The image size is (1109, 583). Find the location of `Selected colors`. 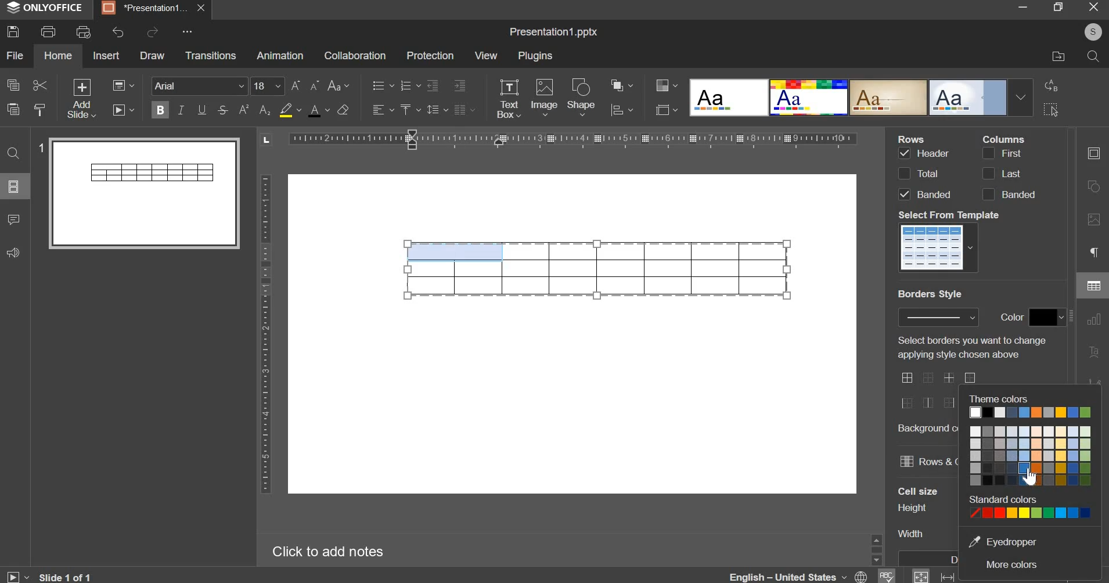

Selected colors is located at coordinates (1031, 506).